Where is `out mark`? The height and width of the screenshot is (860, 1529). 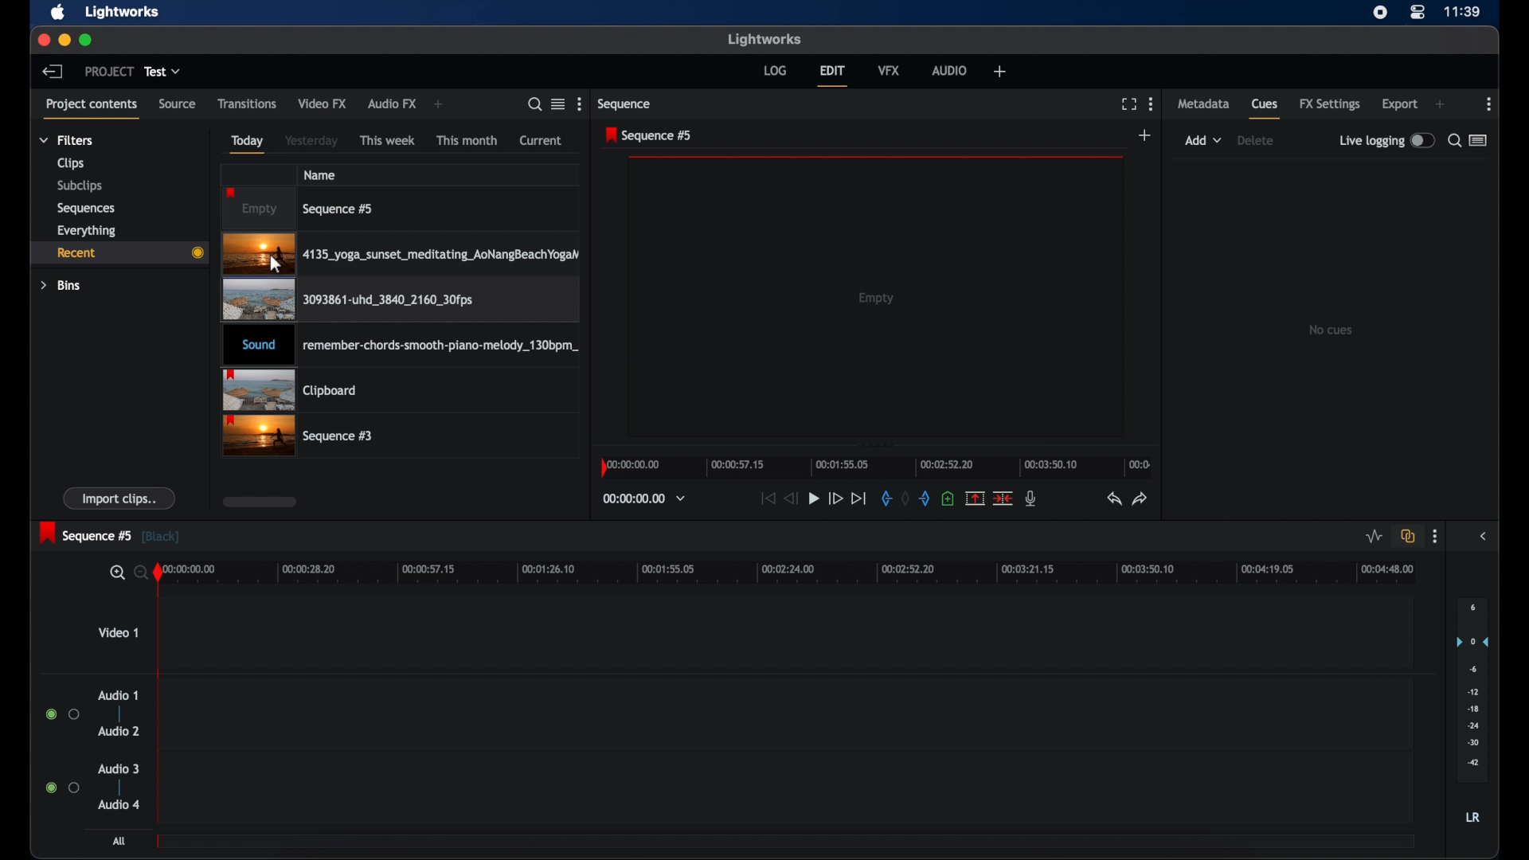
out mark is located at coordinates (927, 499).